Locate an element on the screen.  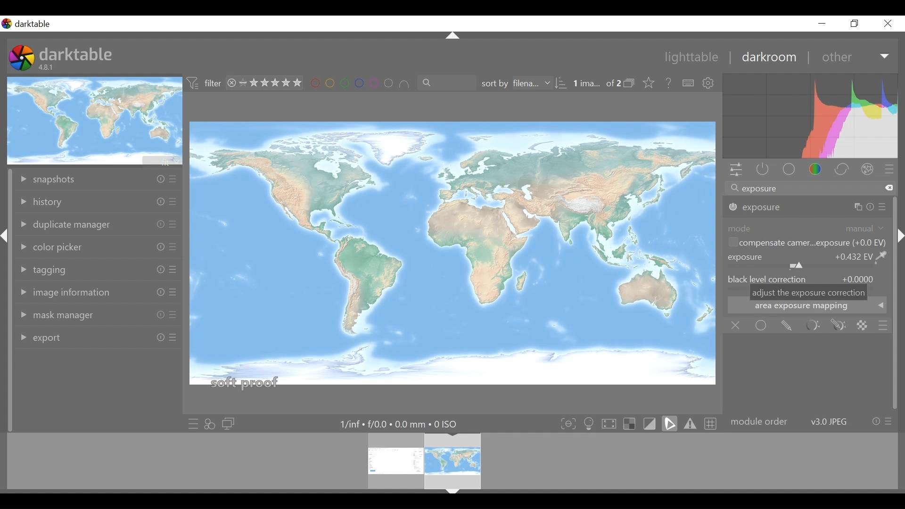
 is located at coordinates (173, 270).